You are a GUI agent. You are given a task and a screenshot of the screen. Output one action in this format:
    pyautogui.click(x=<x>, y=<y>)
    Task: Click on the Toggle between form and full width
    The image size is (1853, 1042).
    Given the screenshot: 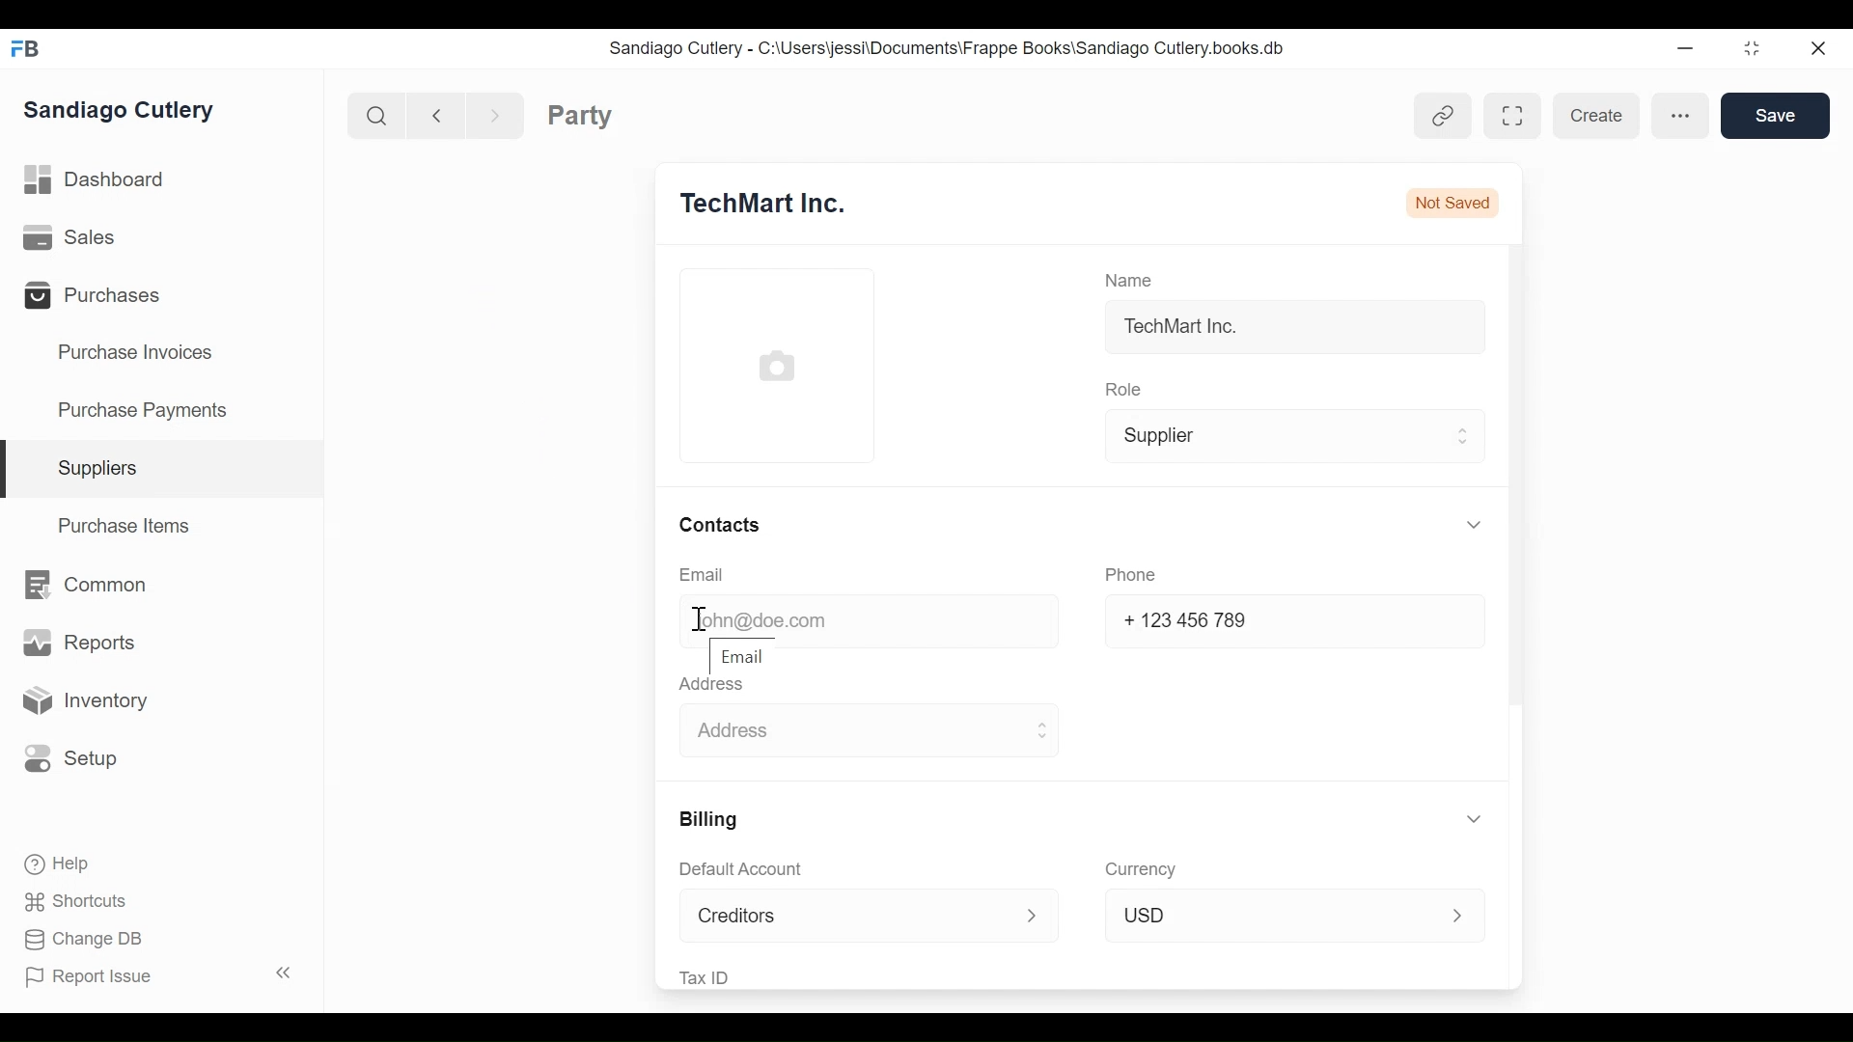 What is the action you would take?
    pyautogui.click(x=1506, y=116)
    